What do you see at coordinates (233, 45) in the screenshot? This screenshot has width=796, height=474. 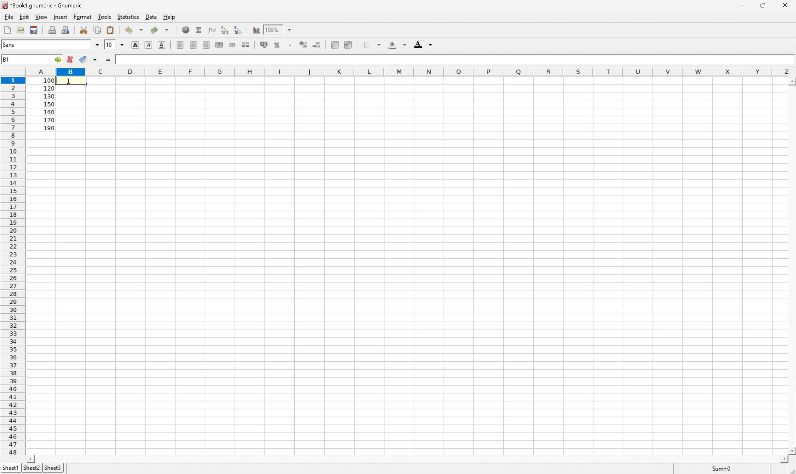 I see `Merge ranges of cells` at bounding box center [233, 45].